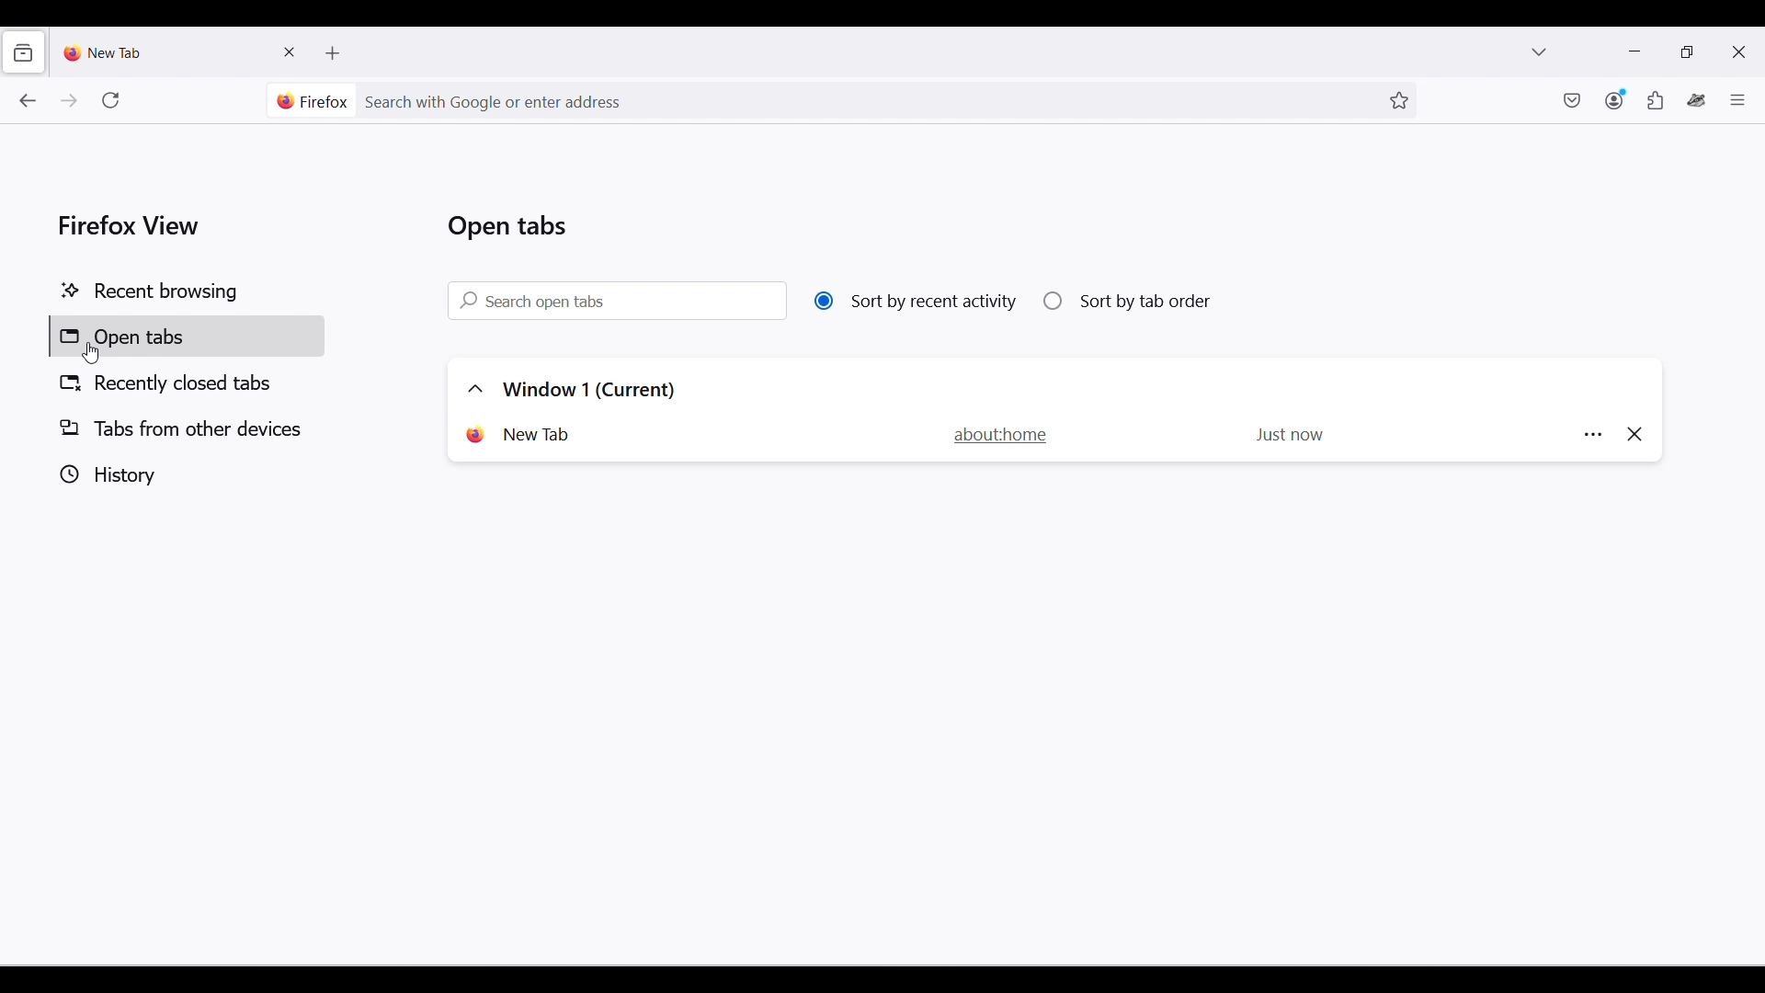 The width and height of the screenshot is (1765, 993). What do you see at coordinates (1573, 100) in the screenshot?
I see `Save to pocket` at bounding box center [1573, 100].